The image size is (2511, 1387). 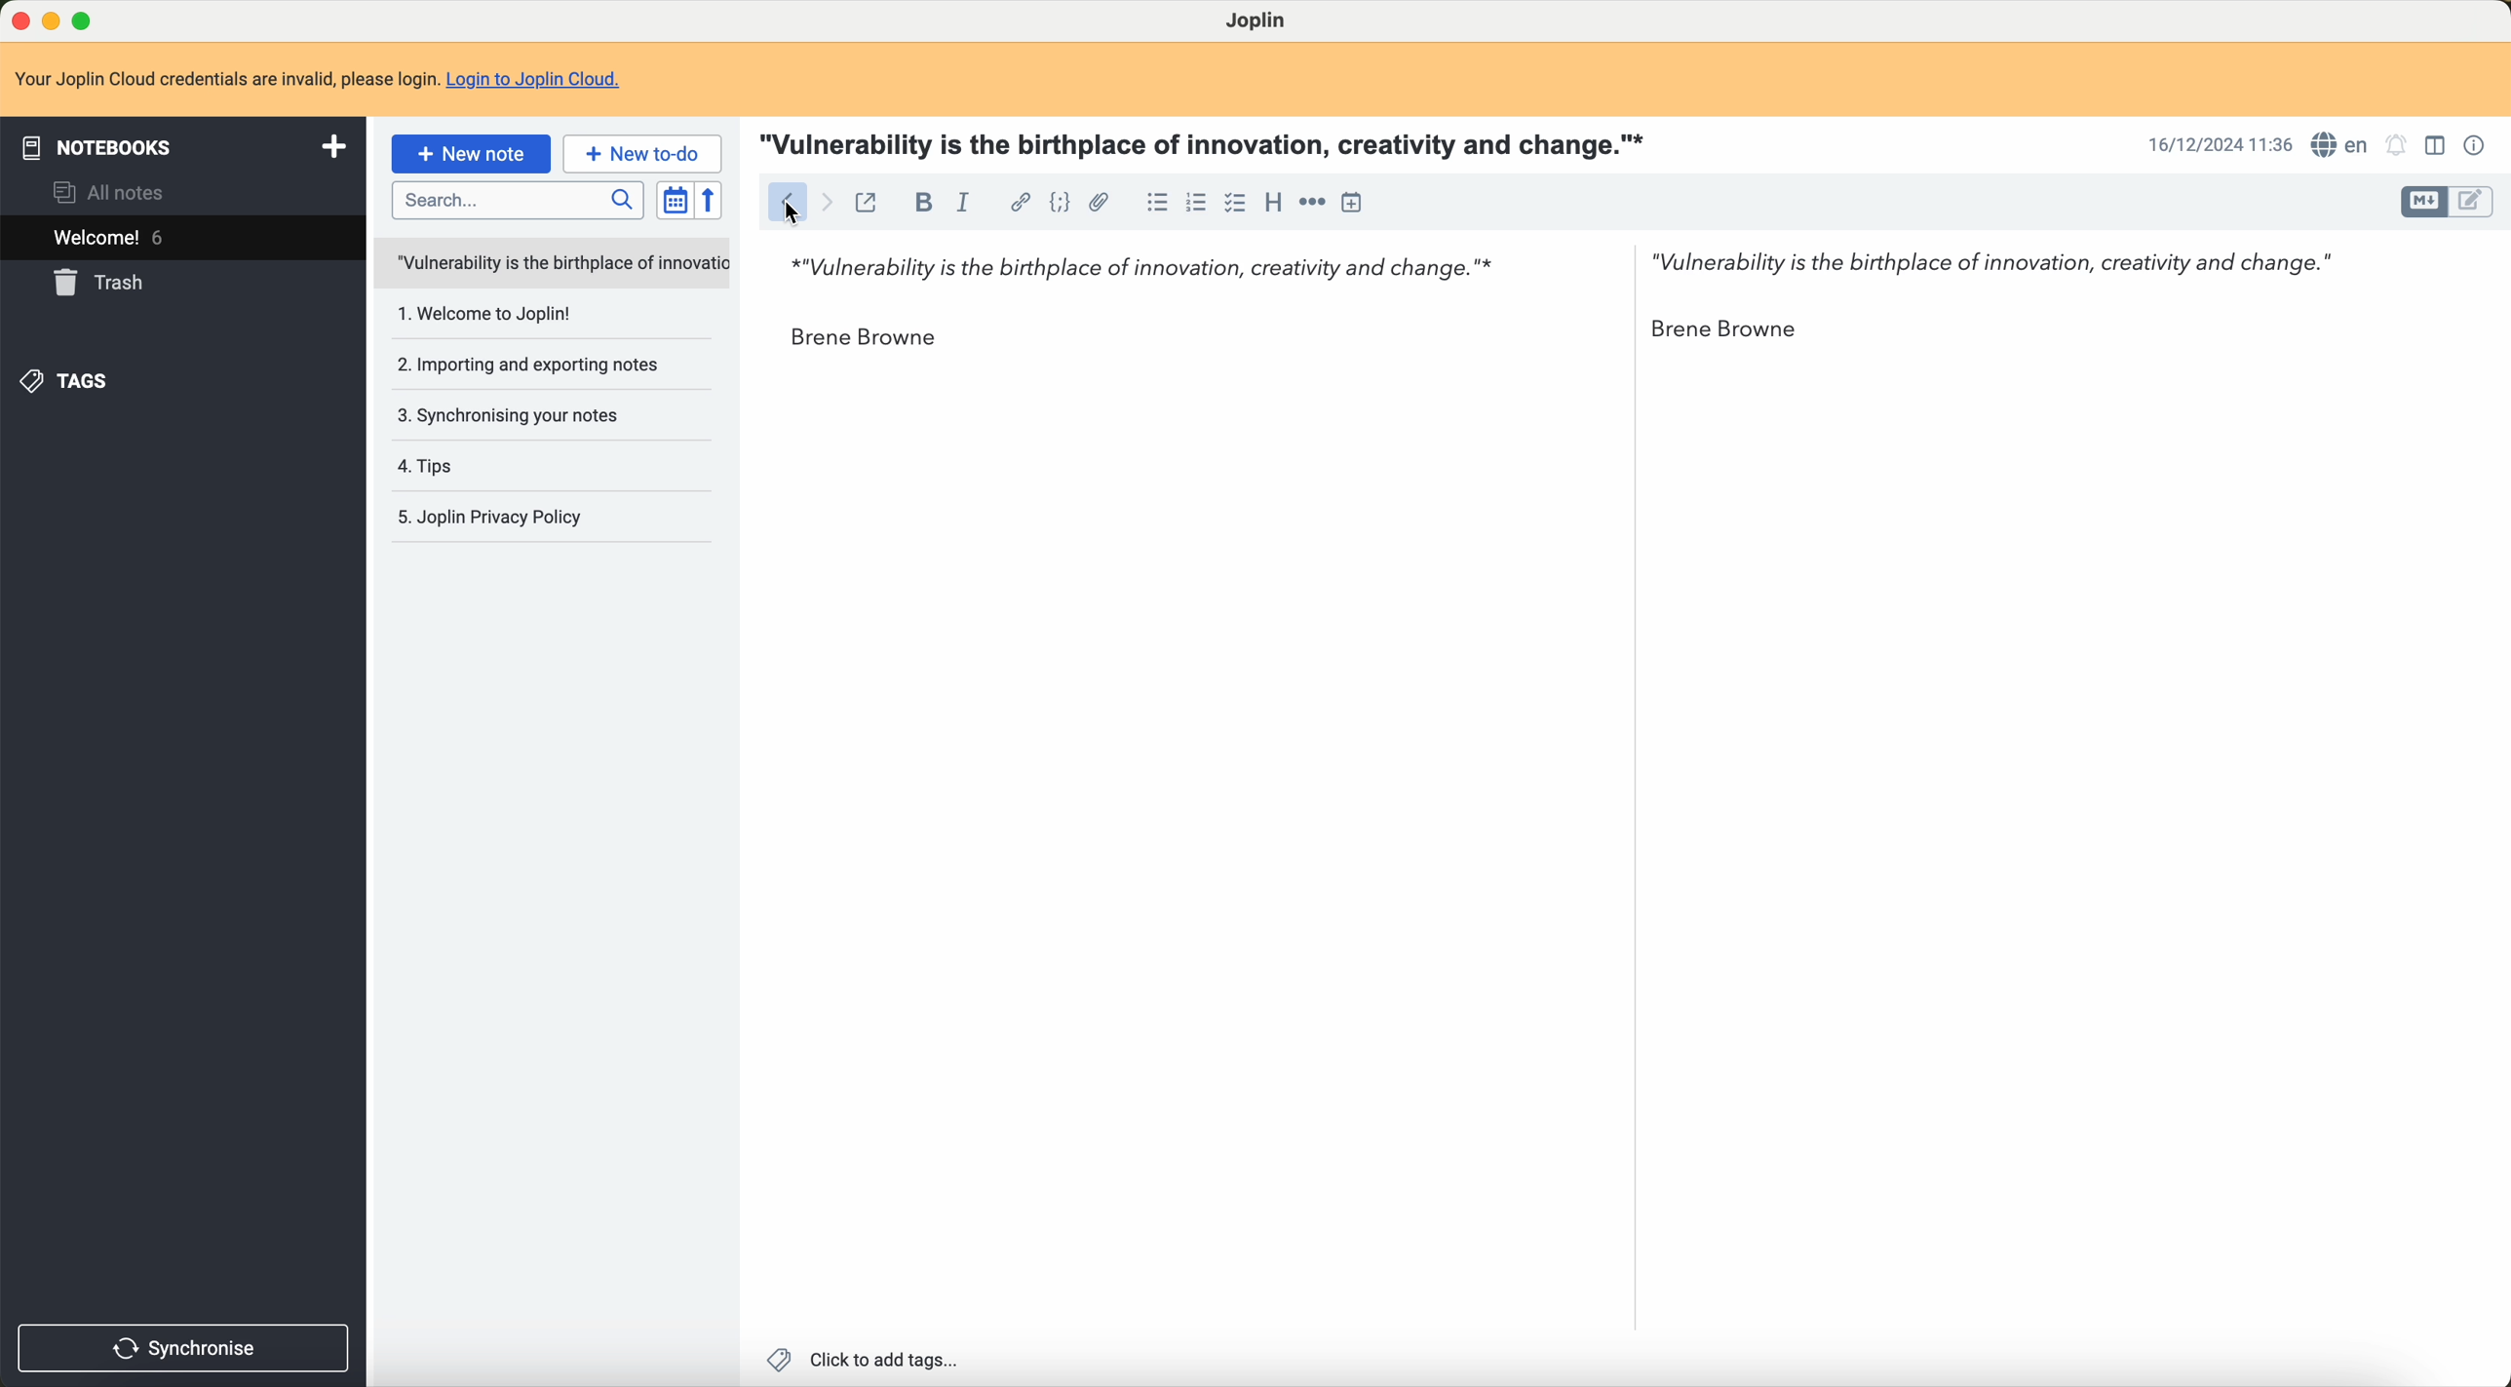 I want to click on new note, so click(x=471, y=155).